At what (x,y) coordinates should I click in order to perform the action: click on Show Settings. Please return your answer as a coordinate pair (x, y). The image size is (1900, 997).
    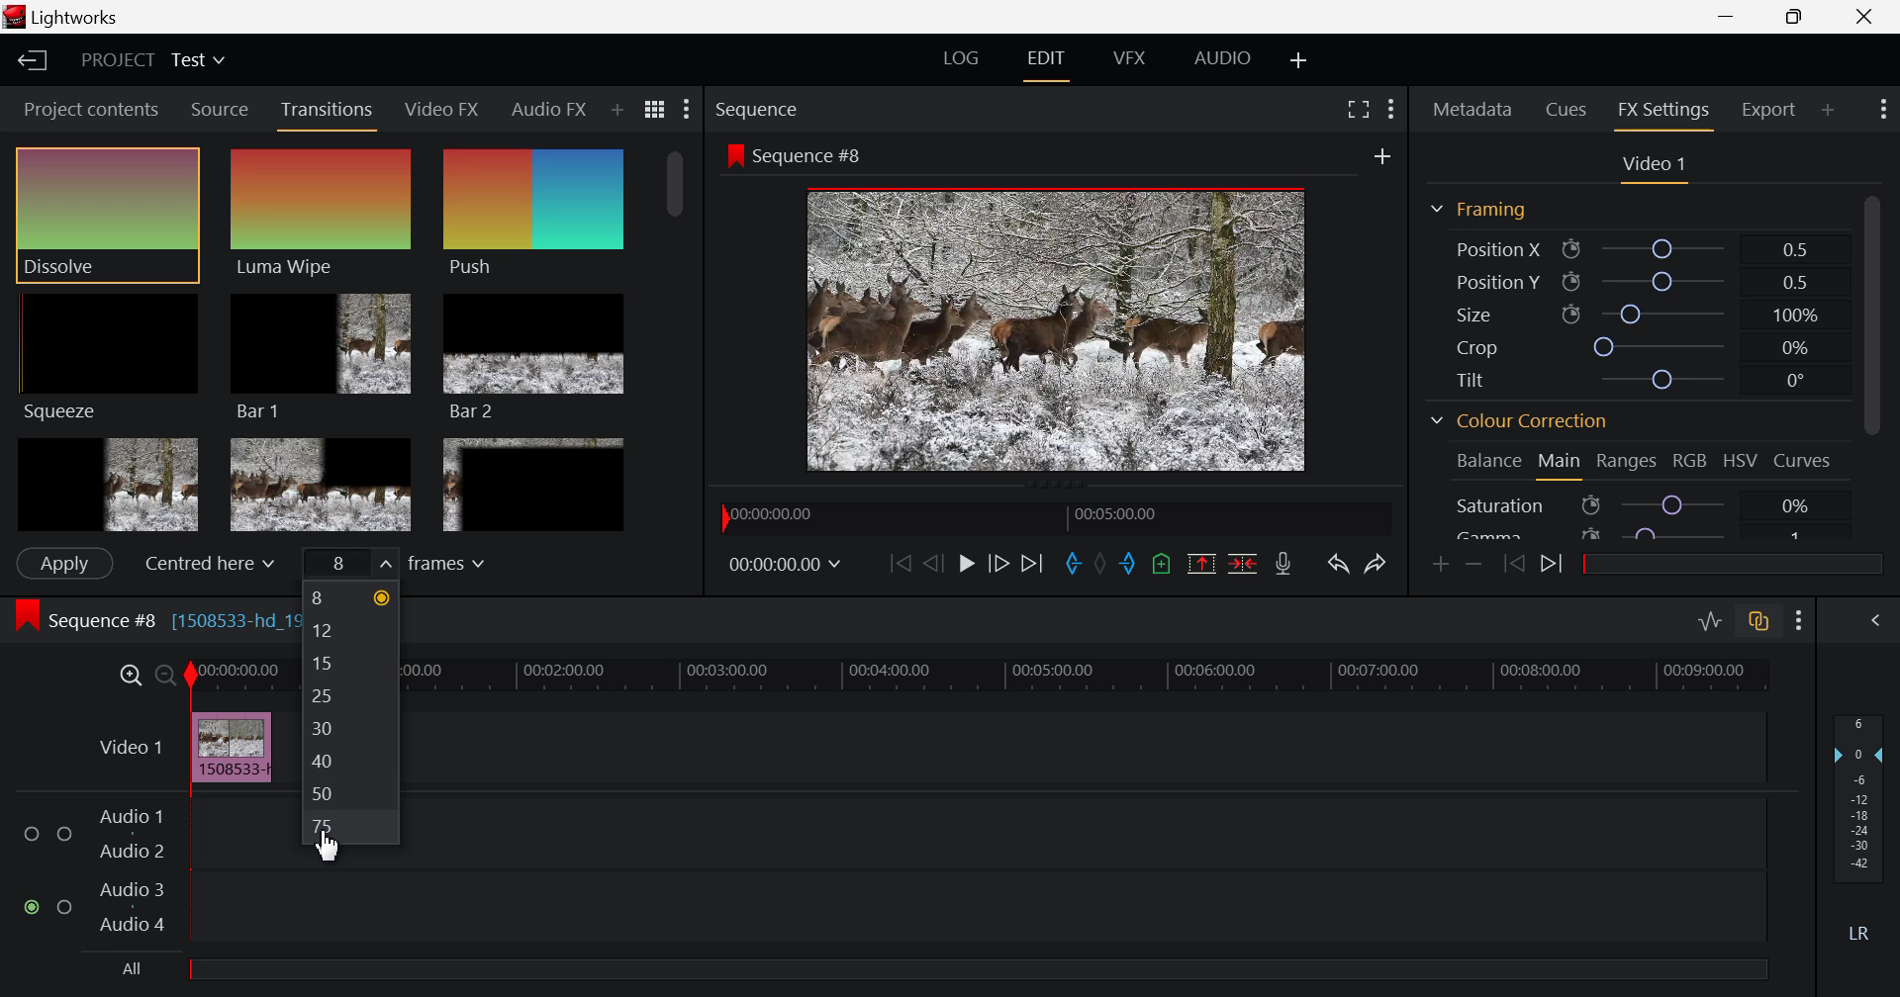
    Looking at the image, I should click on (684, 112).